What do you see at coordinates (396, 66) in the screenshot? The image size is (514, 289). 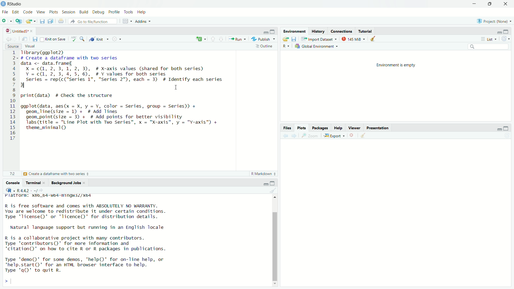 I see `Enviornment is empty` at bounding box center [396, 66].